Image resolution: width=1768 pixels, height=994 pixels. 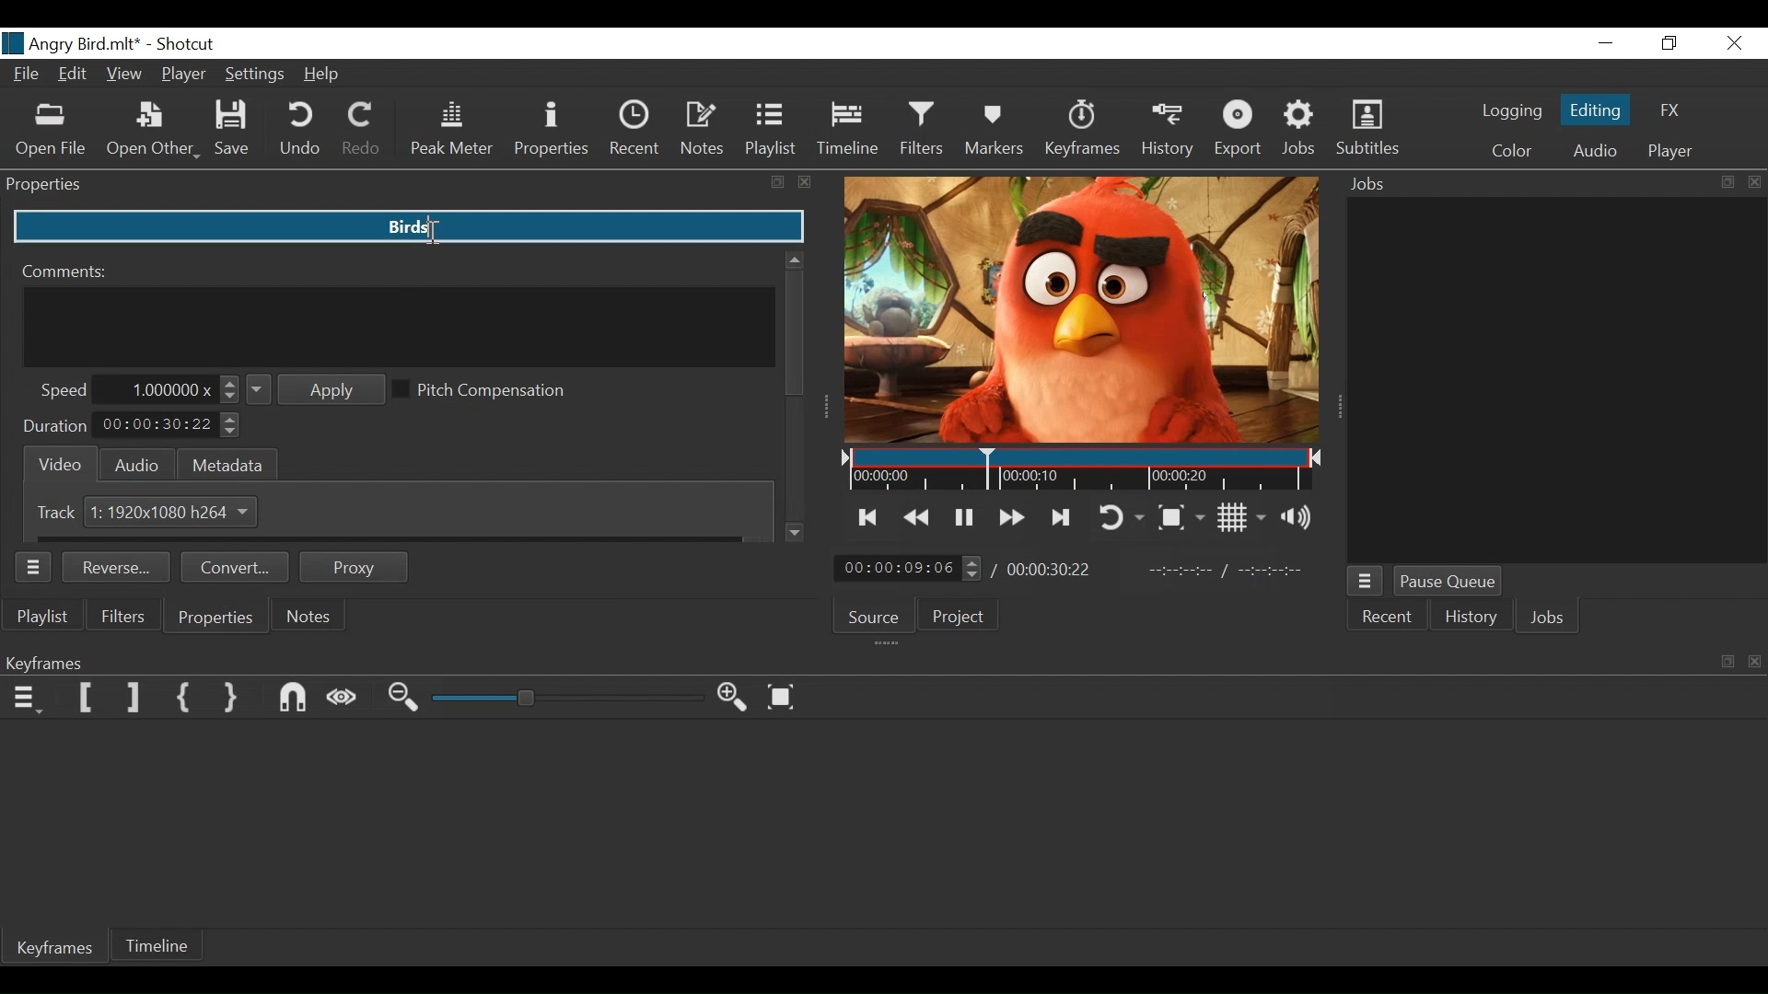 What do you see at coordinates (135, 699) in the screenshot?
I see `Set Filter Last` at bounding box center [135, 699].